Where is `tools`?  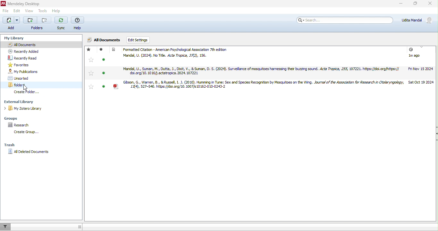 tools is located at coordinates (43, 10).